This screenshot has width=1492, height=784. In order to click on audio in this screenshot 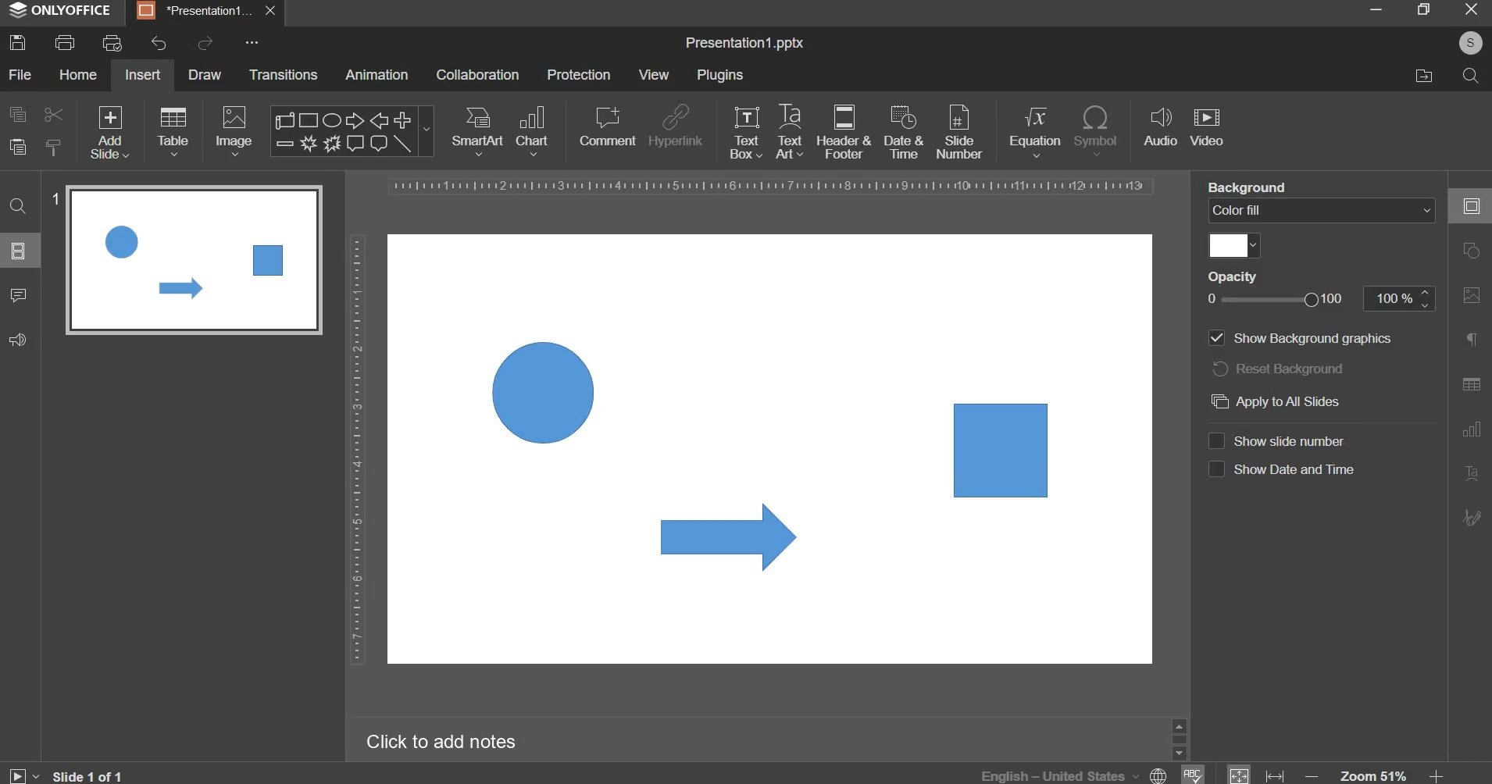, I will do `click(1161, 128)`.